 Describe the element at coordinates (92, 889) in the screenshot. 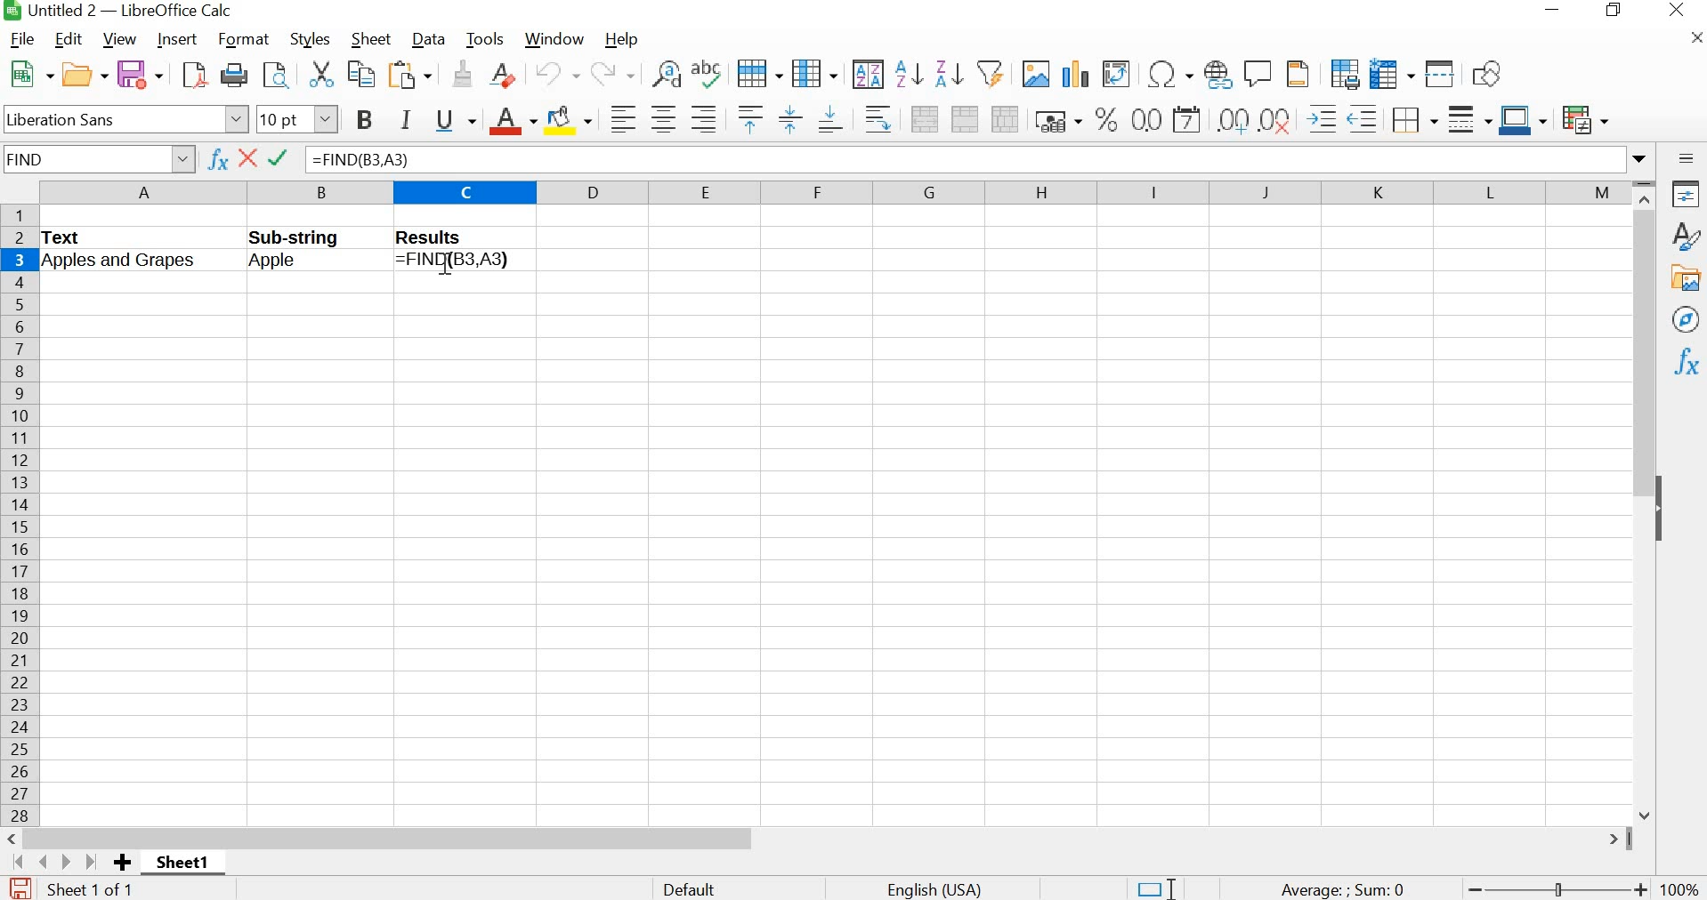

I see `sheet 1 of 1` at that location.